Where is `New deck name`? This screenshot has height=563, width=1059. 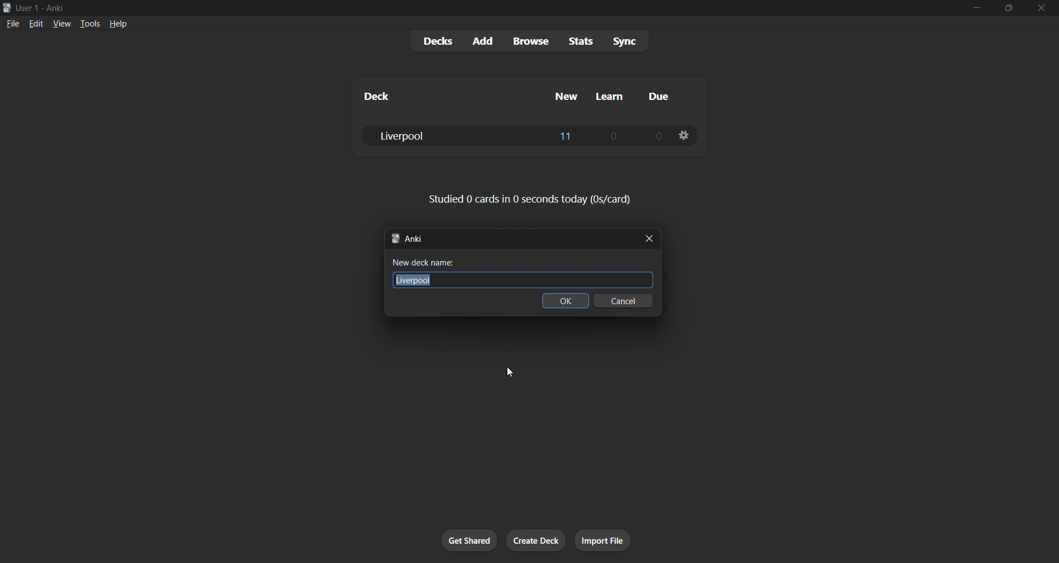
New deck name is located at coordinates (426, 259).